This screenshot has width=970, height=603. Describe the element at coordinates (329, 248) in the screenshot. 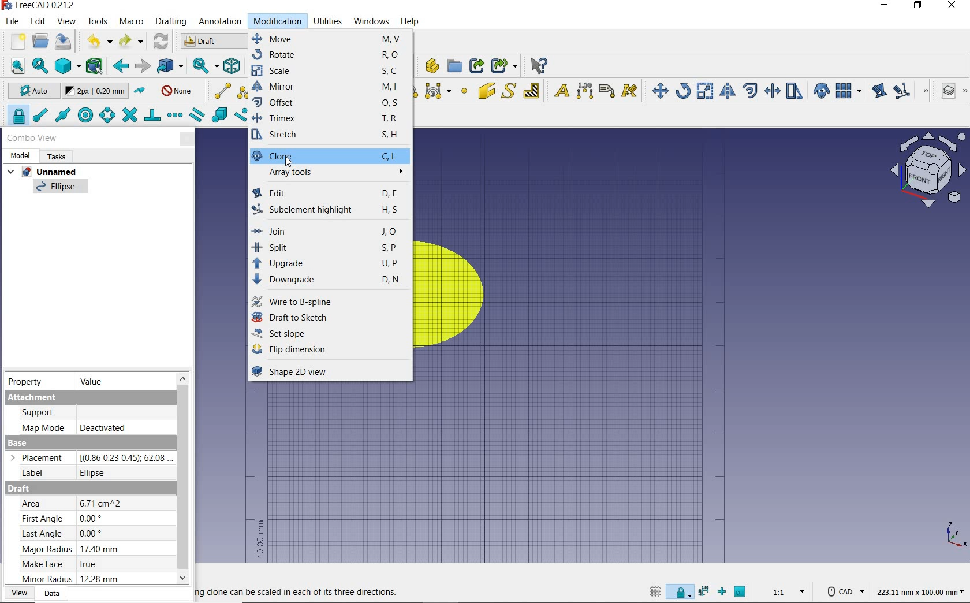

I see `split` at that location.